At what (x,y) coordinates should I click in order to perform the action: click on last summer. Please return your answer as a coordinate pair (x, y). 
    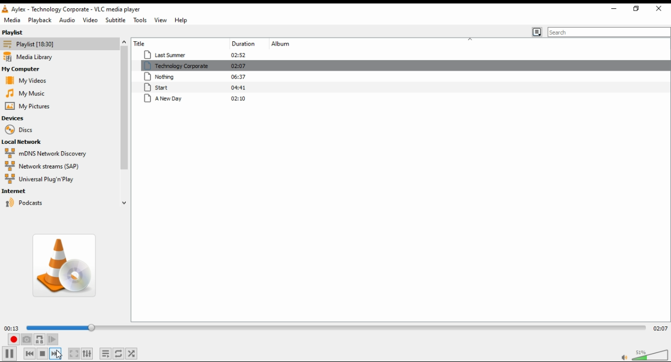
    Looking at the image, I should click on (198, 53).